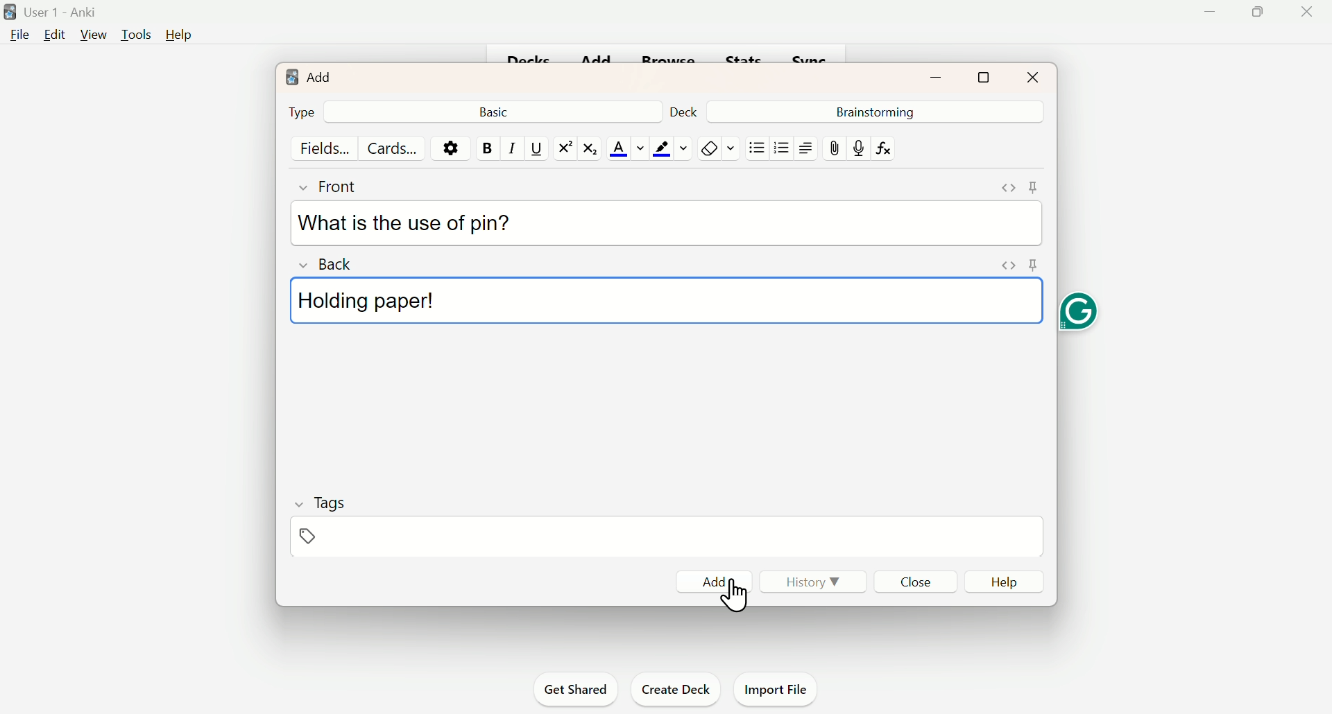 The image size is (1332, 714). Describe the element at coordinates (581, 690) in the screenshot. I see `Get Shared` at that location.